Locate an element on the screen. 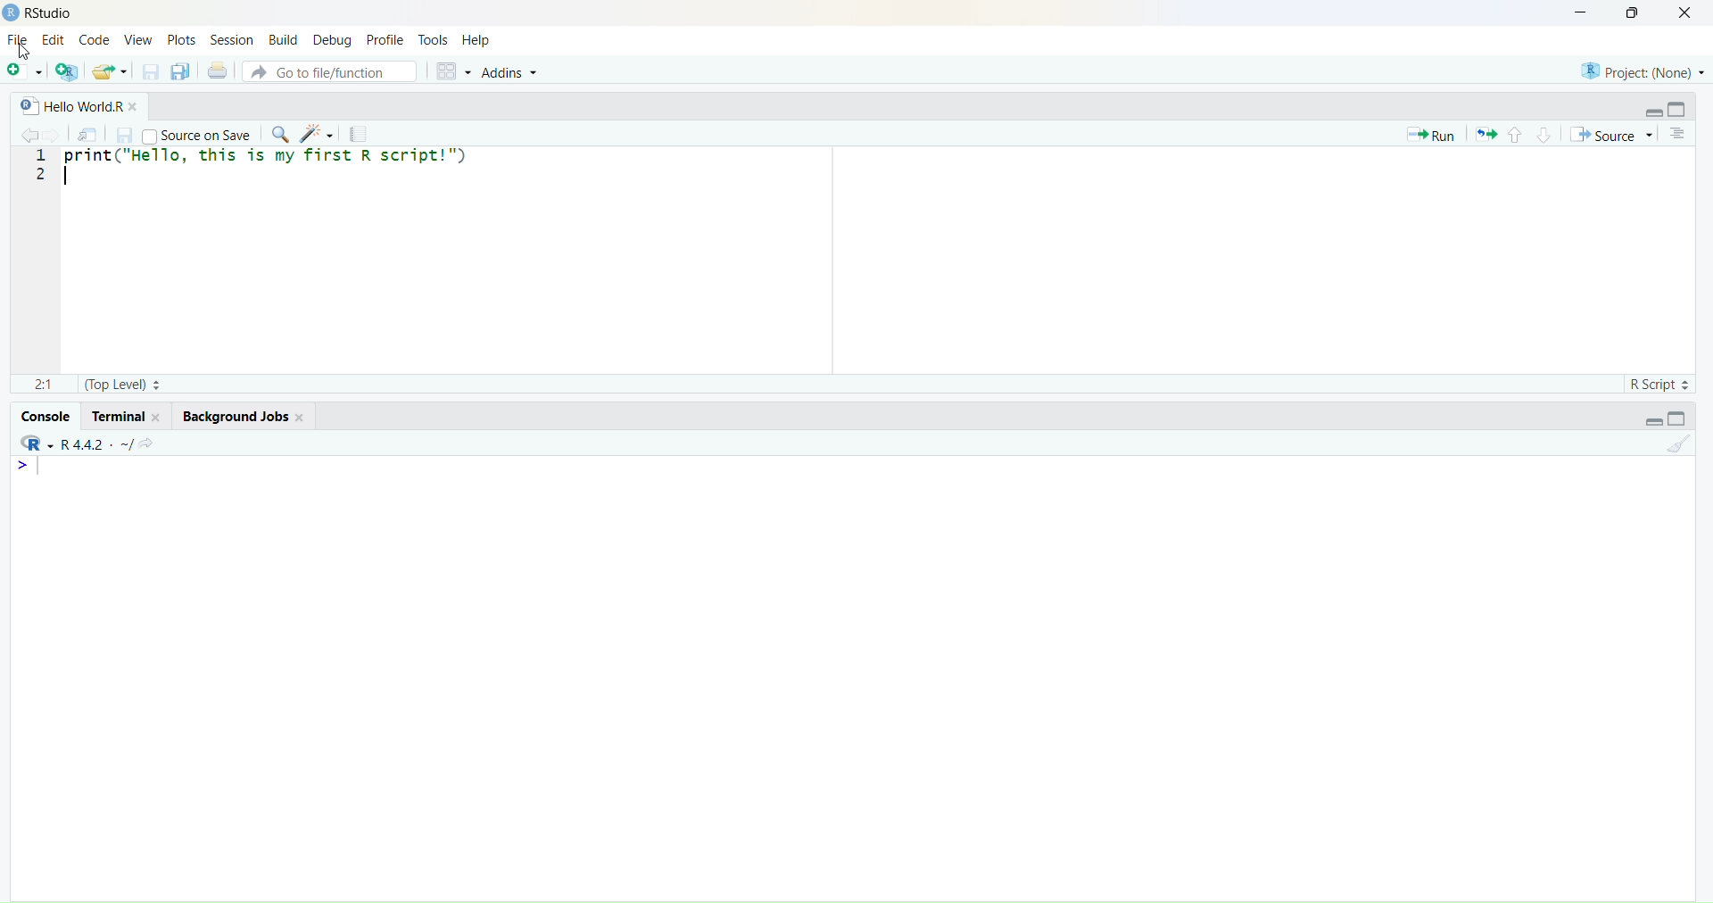 The width and height of the screenshot is (1713, 903). Minimize is located at coordinates (1653, 422).